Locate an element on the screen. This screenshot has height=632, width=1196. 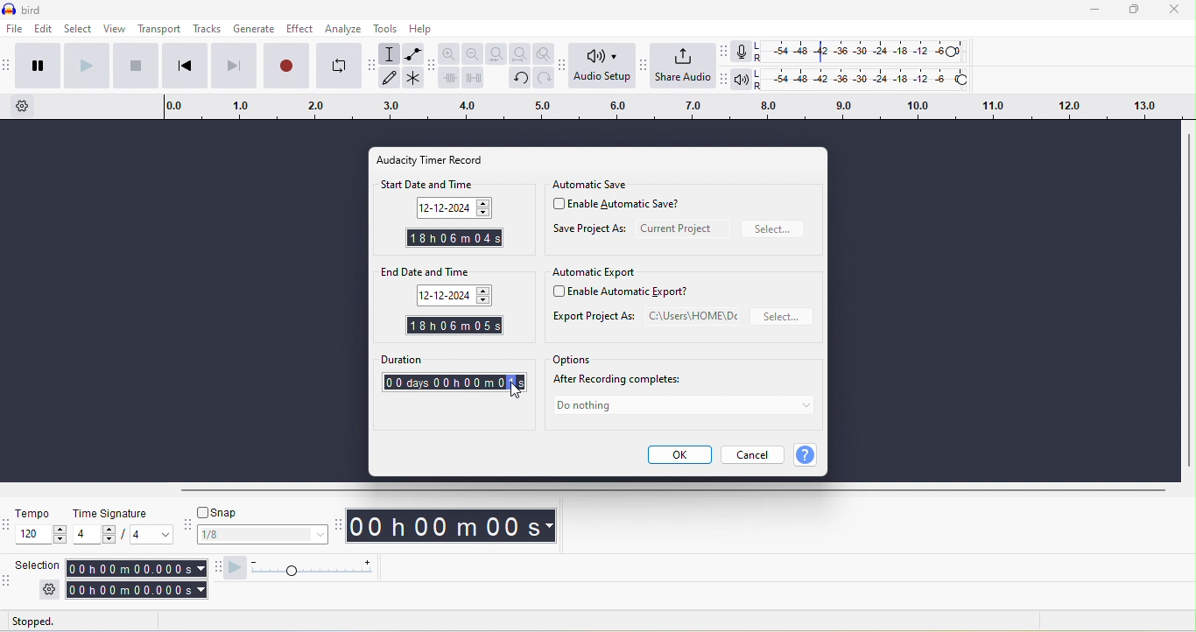
ok is located at coordinates (679, 455).